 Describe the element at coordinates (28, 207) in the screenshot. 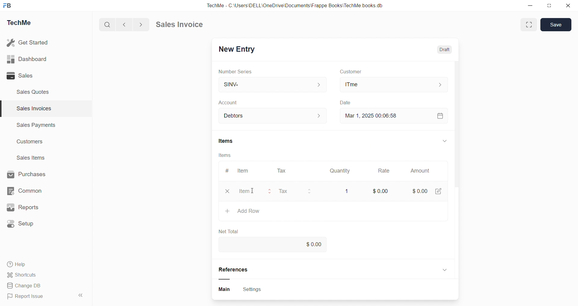

I see `ws Reports` at that location.